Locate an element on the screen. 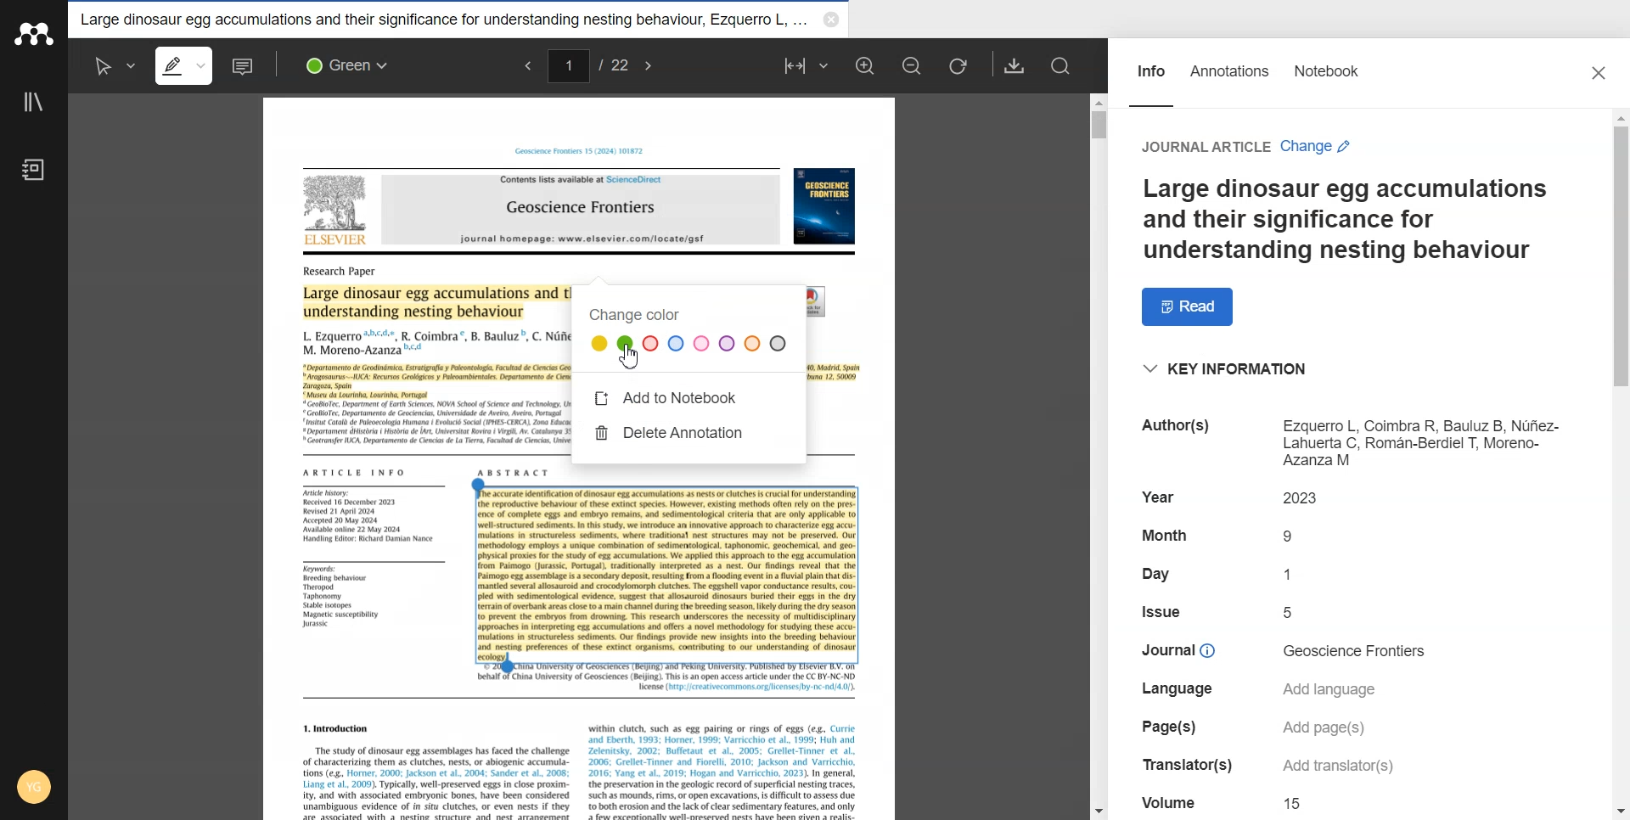 The height and width of the screenshot is (820, 1630). Select text is located at coordinates (110, 65).